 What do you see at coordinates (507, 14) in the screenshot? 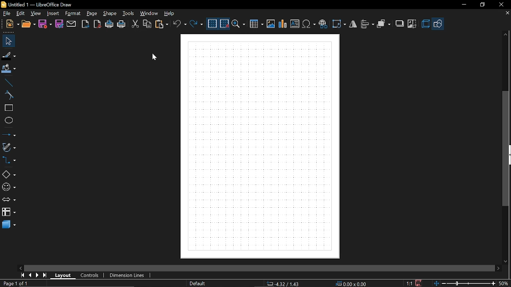
I see `Close tab` at bounding box center [507, 14].